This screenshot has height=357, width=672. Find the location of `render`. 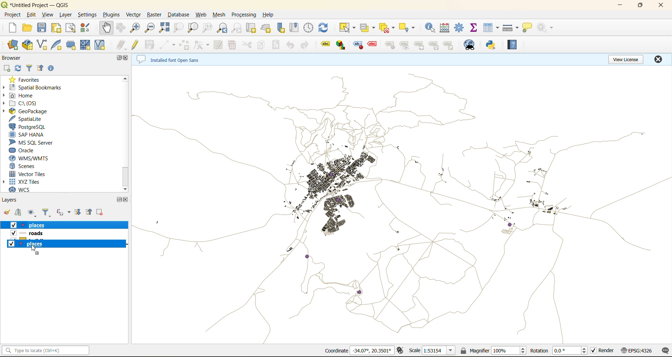

render is located at coordinates (602, 351).